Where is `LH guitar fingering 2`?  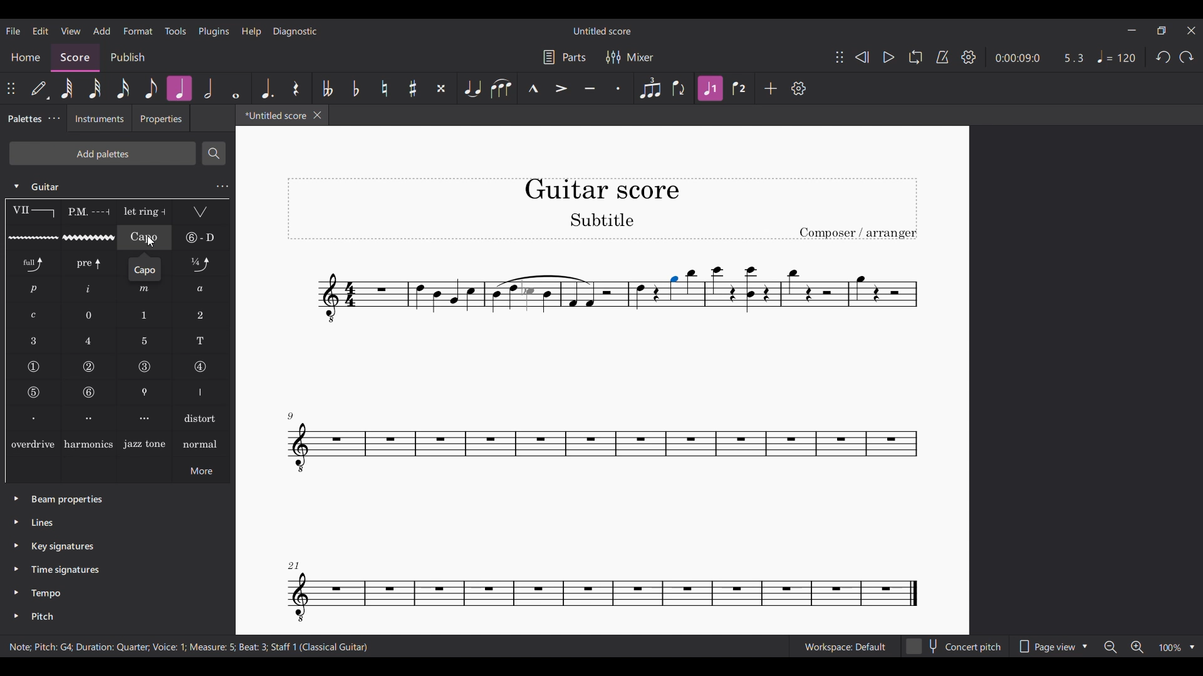
LH guitar fingering 2 is located at coordinates (200, 315).